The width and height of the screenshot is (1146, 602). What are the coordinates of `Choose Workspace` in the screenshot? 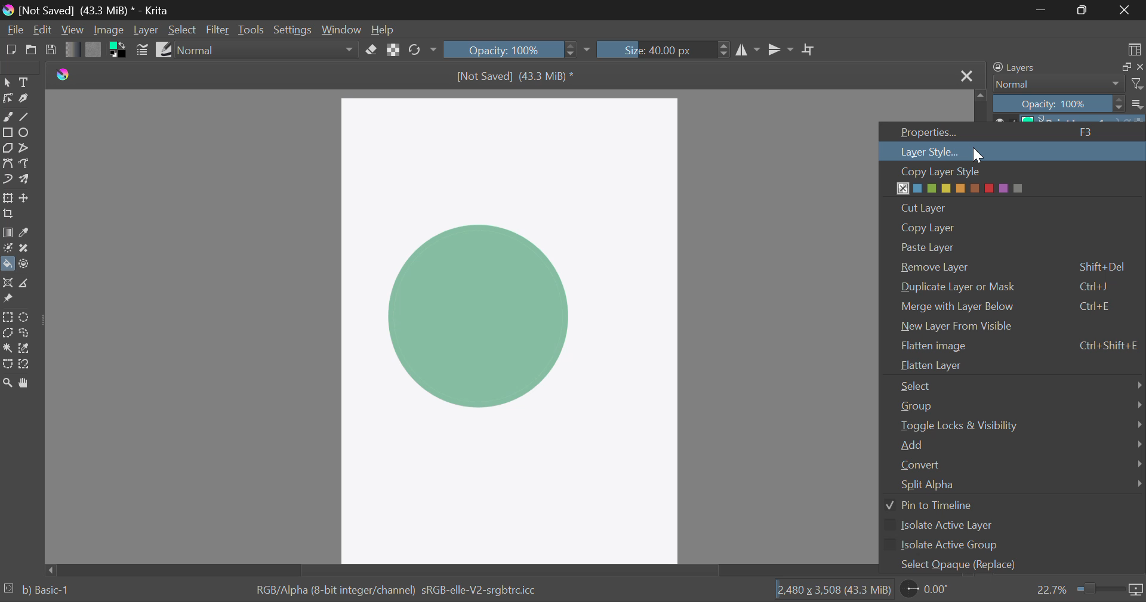 It's located at (1133, 49).